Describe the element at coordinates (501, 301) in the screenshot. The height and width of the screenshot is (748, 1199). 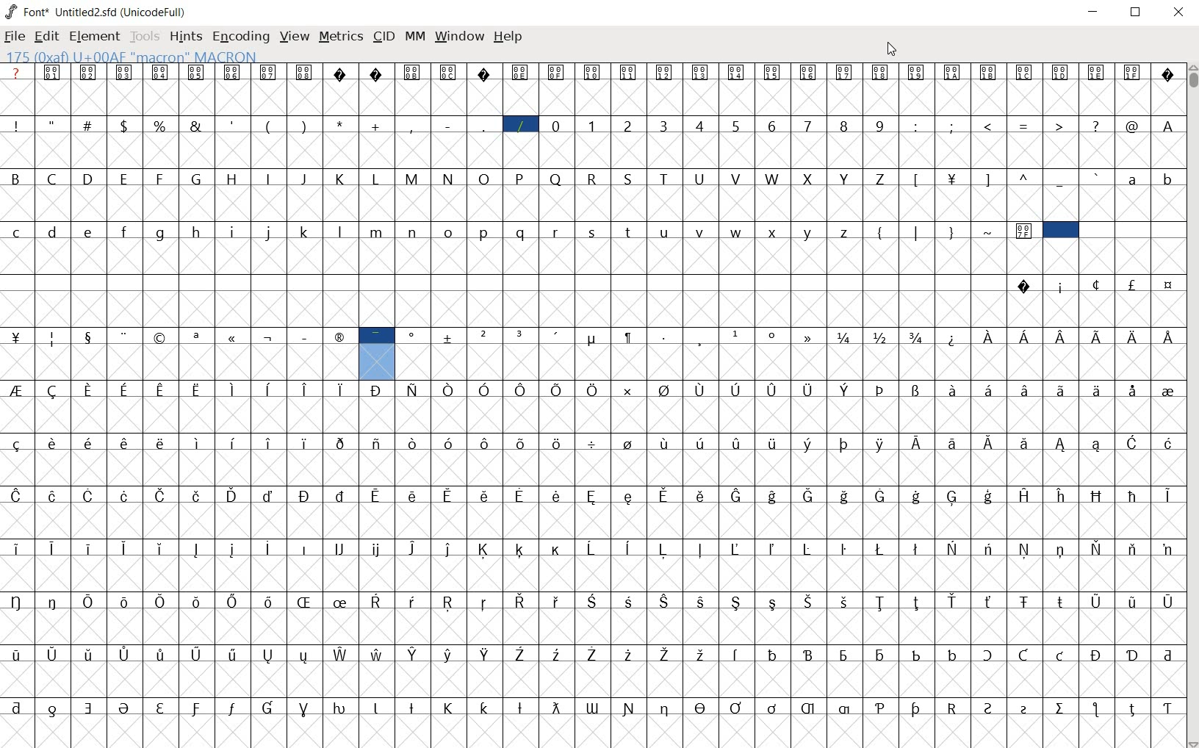
I see `slot` at that location.